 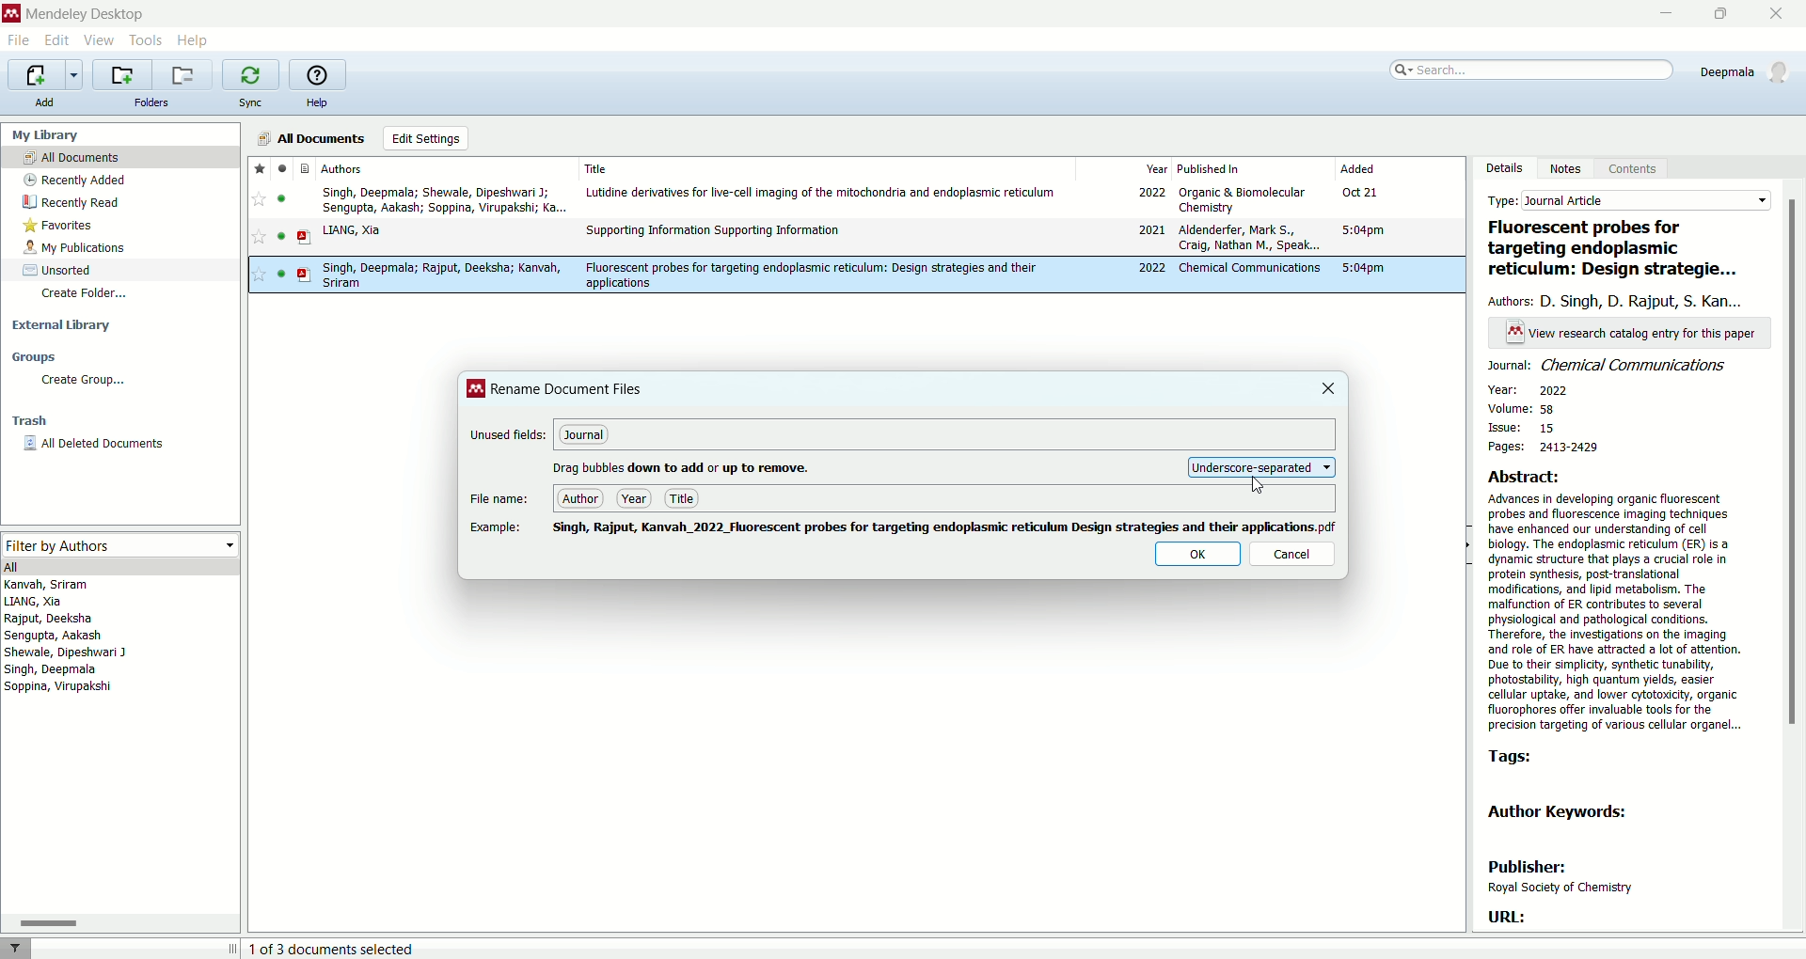 I want to click on Oct 21, so click(x=1364, y=194).